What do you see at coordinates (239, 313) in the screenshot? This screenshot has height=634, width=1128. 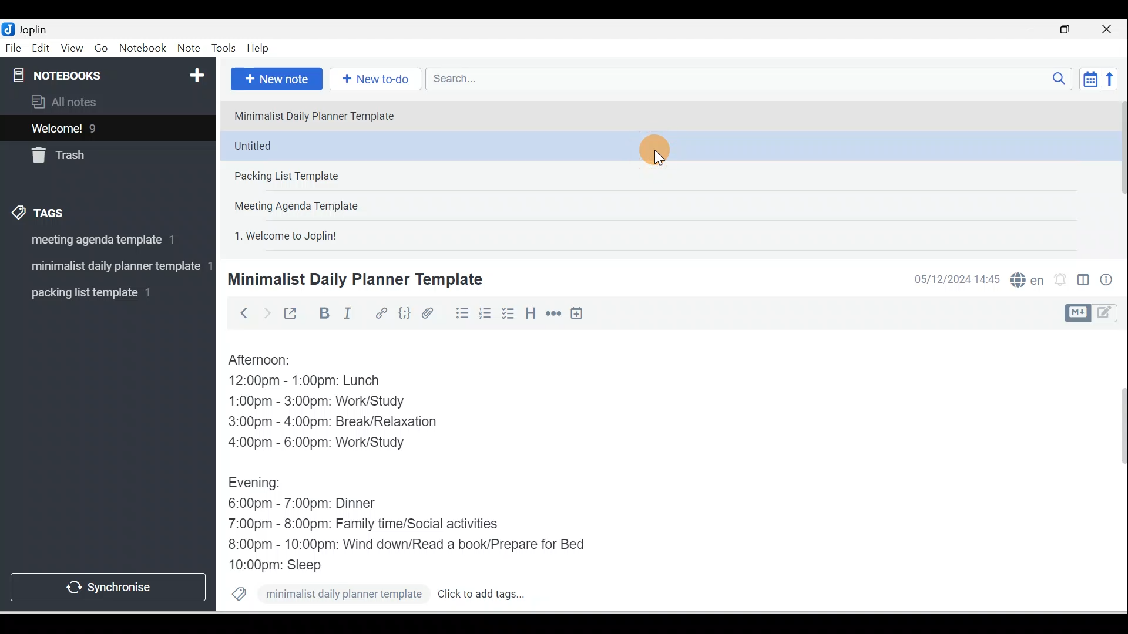 I see `Back` at bounding box center [239, 313].